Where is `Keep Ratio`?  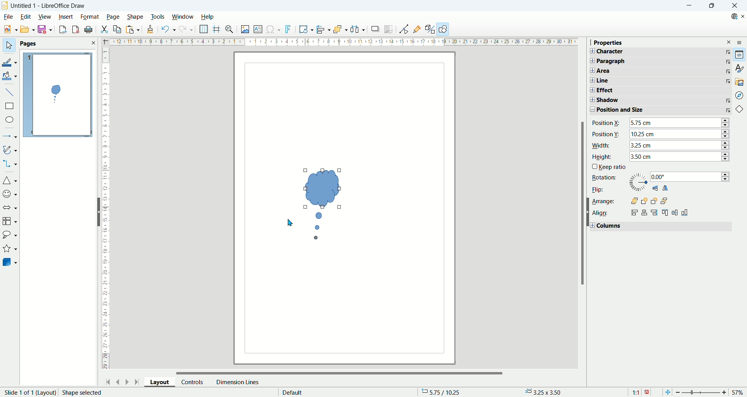
Keep Ratio is located at coordinates (612, 167).